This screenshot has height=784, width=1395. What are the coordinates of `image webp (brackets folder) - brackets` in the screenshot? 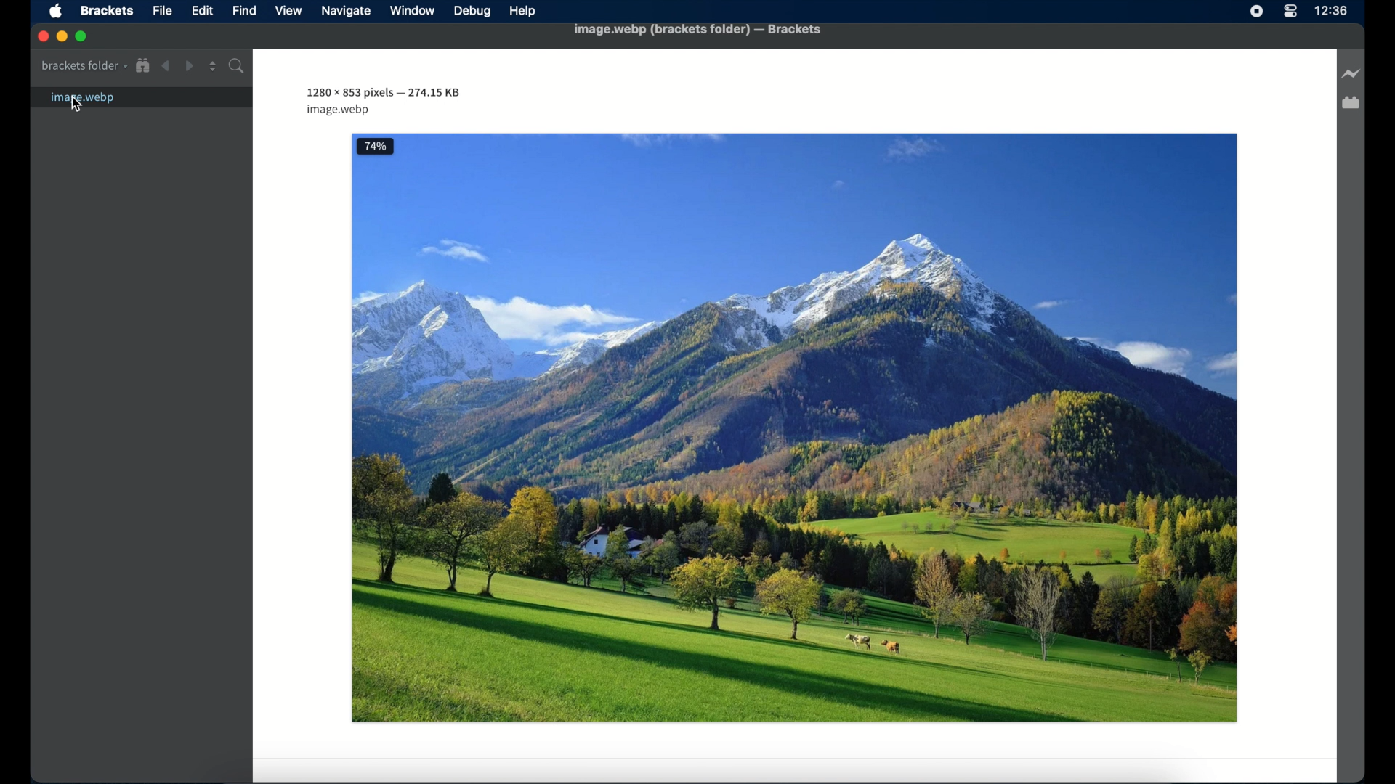 It's located at (702, 33).